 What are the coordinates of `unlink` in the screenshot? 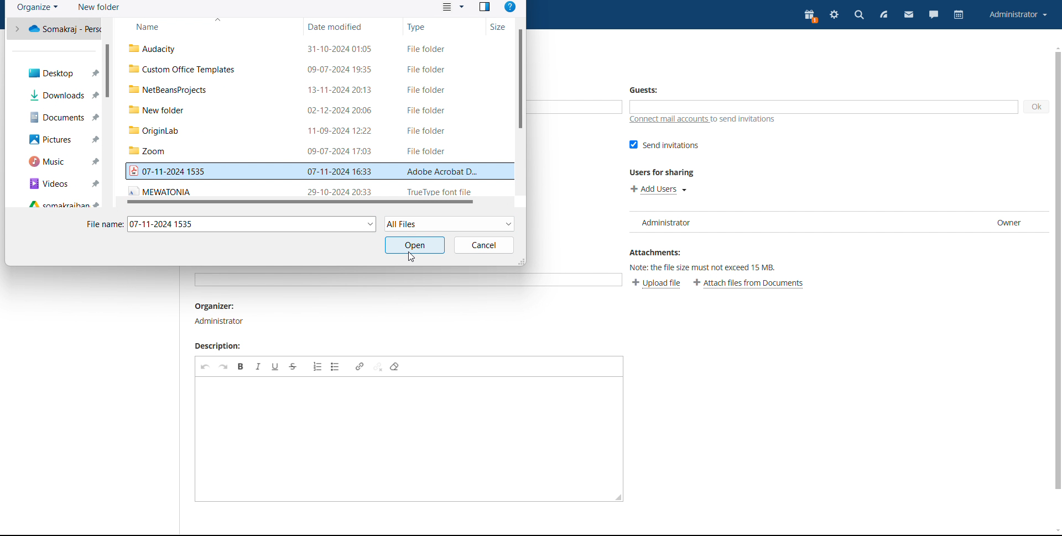 It's located at (378, 366).